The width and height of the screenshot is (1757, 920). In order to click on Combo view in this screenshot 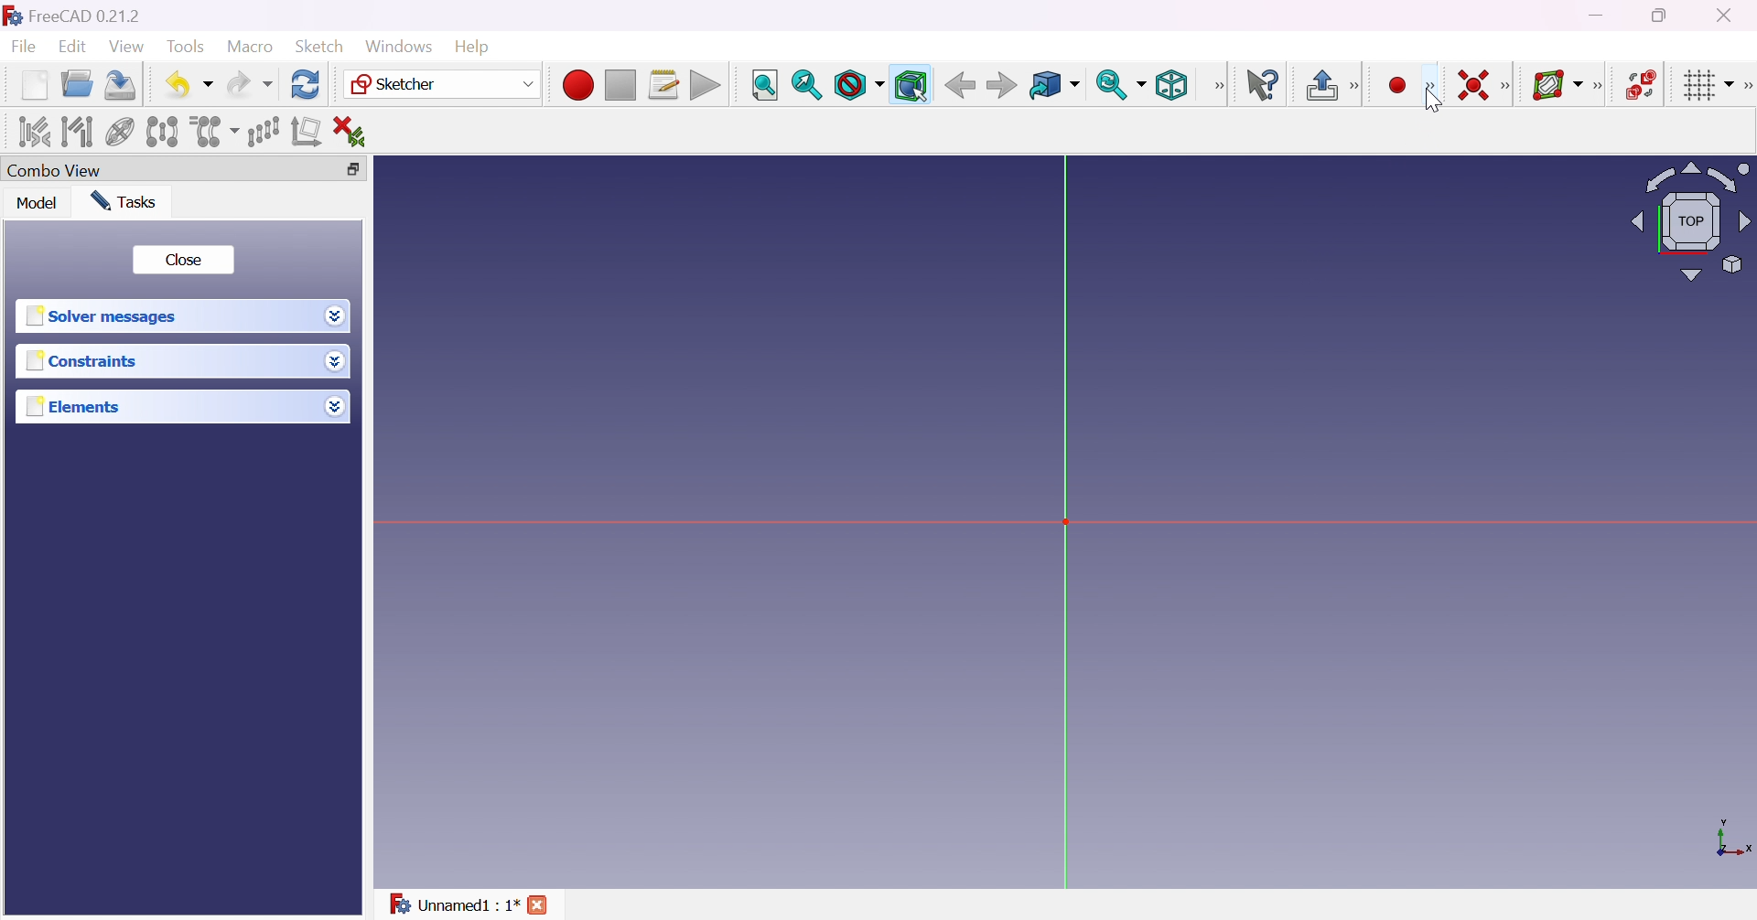, I will do `click(54, 172)`.